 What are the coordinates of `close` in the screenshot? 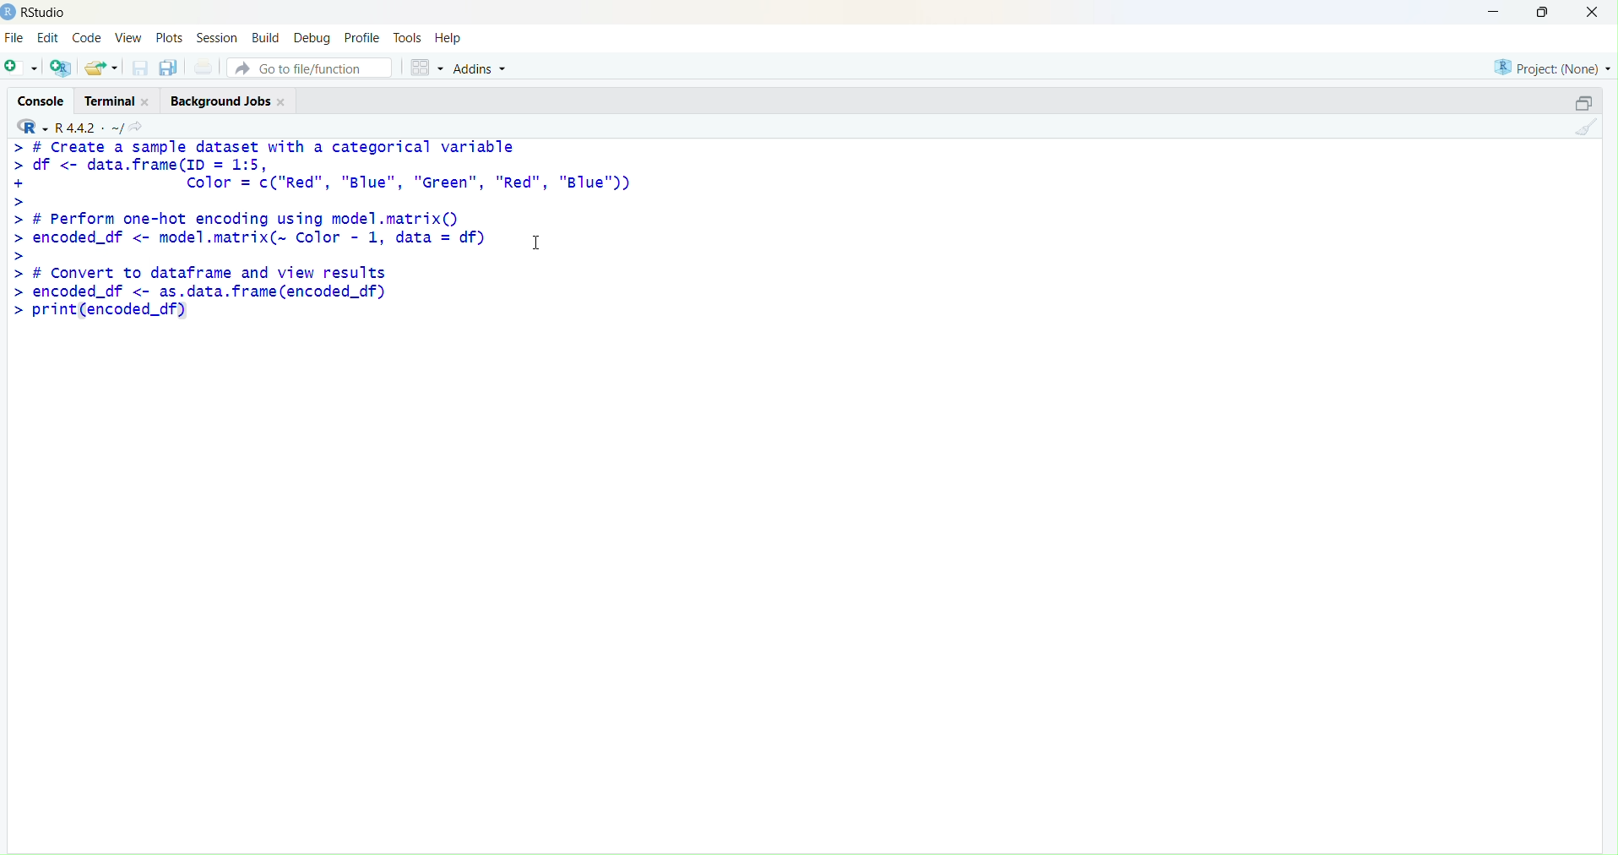 It's located at (283, 102).